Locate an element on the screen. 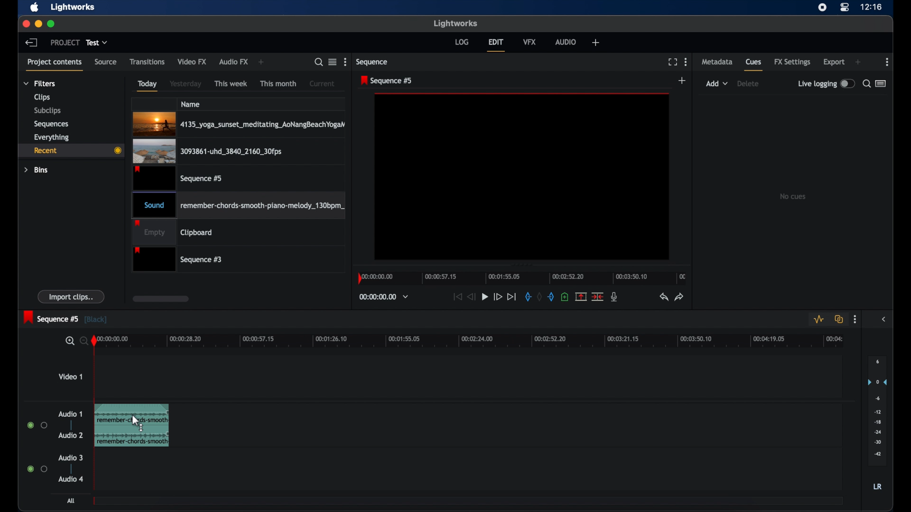  toggle list or tile view is located at coordinates (333, 61).